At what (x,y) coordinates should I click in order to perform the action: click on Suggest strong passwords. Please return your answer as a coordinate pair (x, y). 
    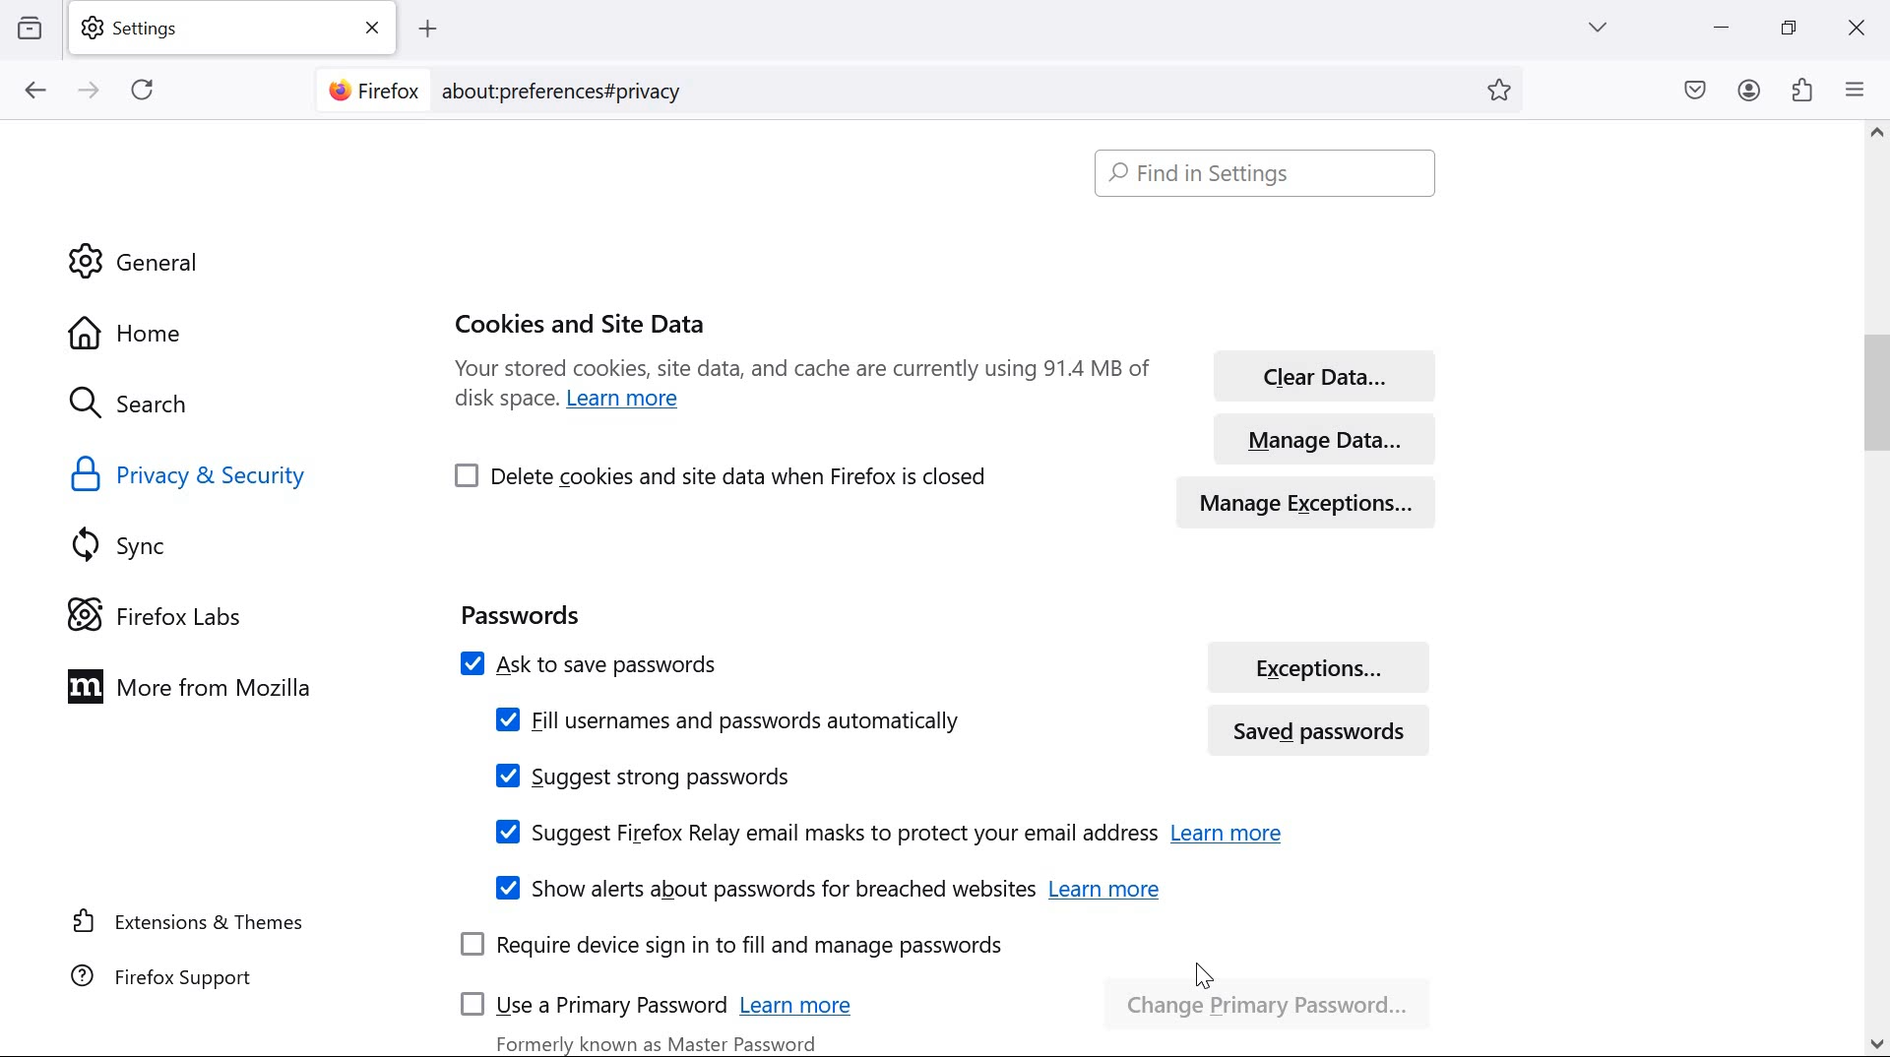
    Looking at the image, I should click on (644, 777).